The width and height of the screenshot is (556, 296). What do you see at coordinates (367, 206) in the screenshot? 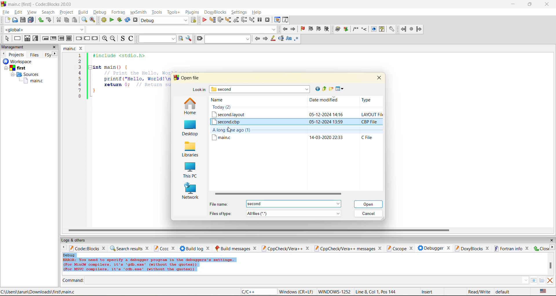
I see `cursor` at bounding box center [367, 206].